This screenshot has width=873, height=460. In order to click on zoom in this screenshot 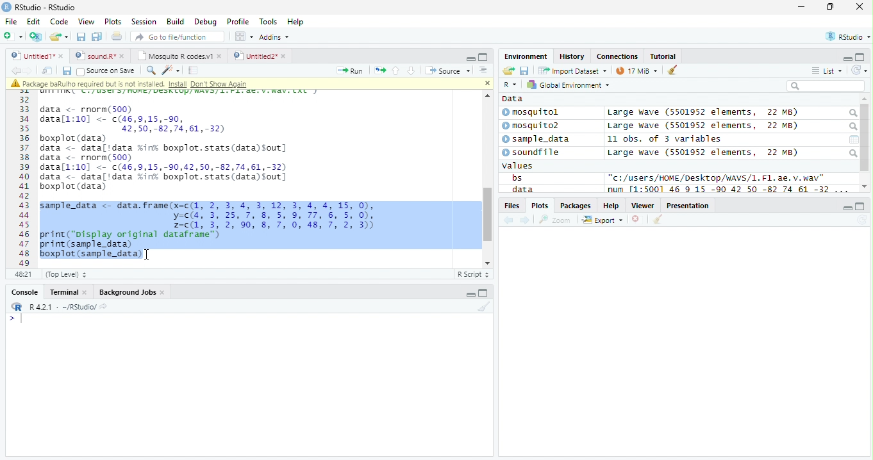, I will do `click(555, 219)`.